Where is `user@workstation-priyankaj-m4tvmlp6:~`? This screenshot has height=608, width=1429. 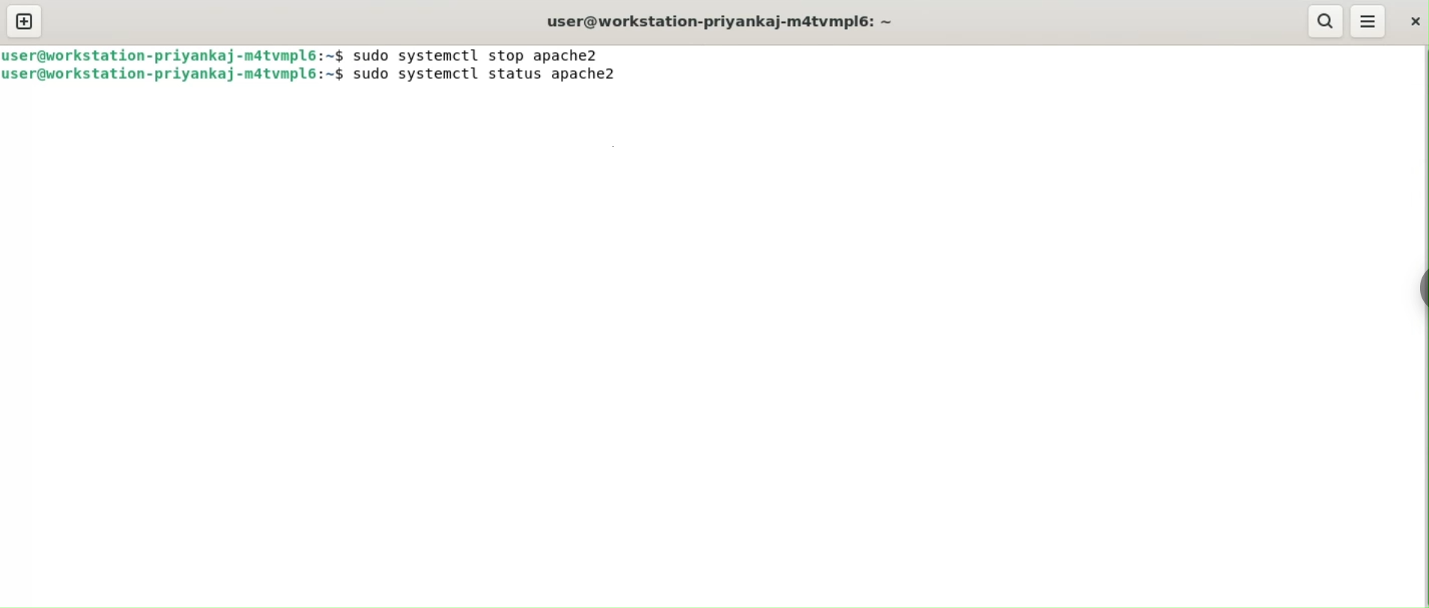 user@workstation-priyankaj-m4tvmlp6:~ is located at coordinates (722, 21).